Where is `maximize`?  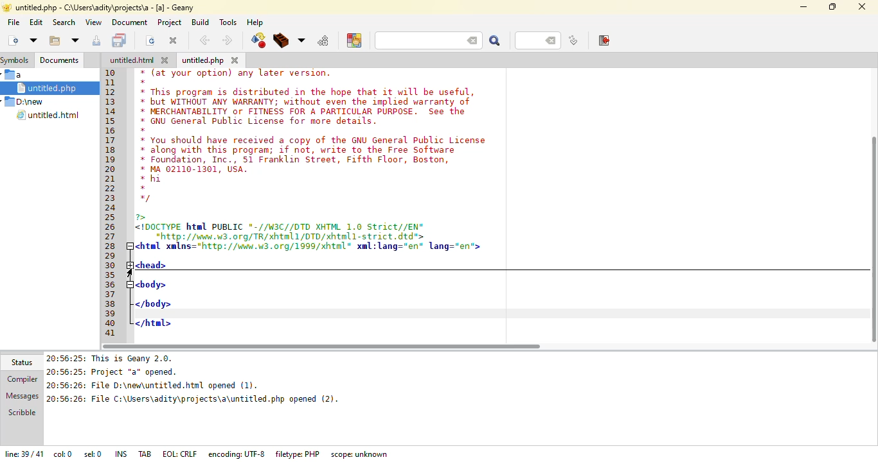 maximize is located at coordinates (832, 6).